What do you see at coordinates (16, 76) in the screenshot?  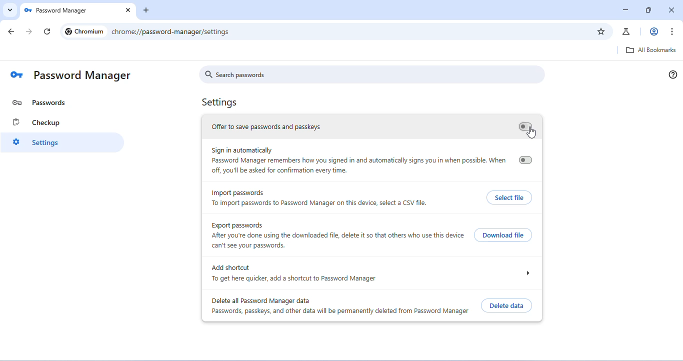 I see `logo` at bounding box center [16, 76].